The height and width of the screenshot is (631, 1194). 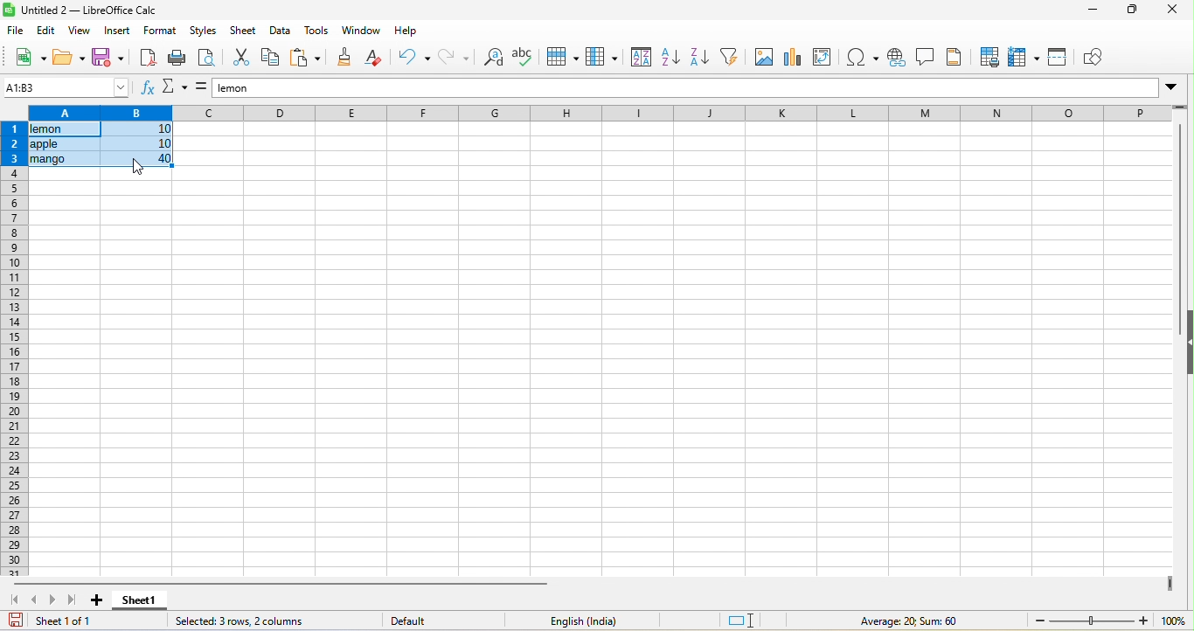 I want to click on draw function, so click(x=1097, y=58).